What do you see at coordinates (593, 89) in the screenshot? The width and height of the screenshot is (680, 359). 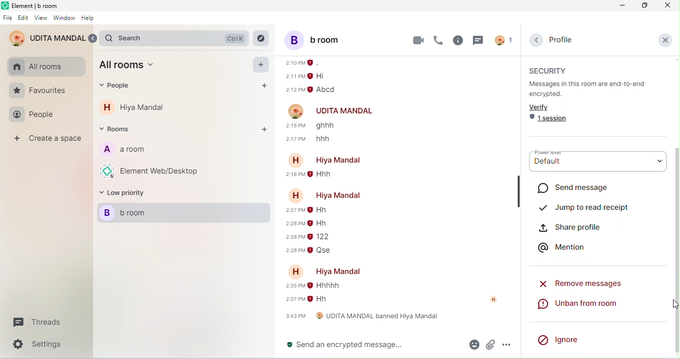 I see `messages in this room are end to end encrypted` at bounding box center [593, 89].